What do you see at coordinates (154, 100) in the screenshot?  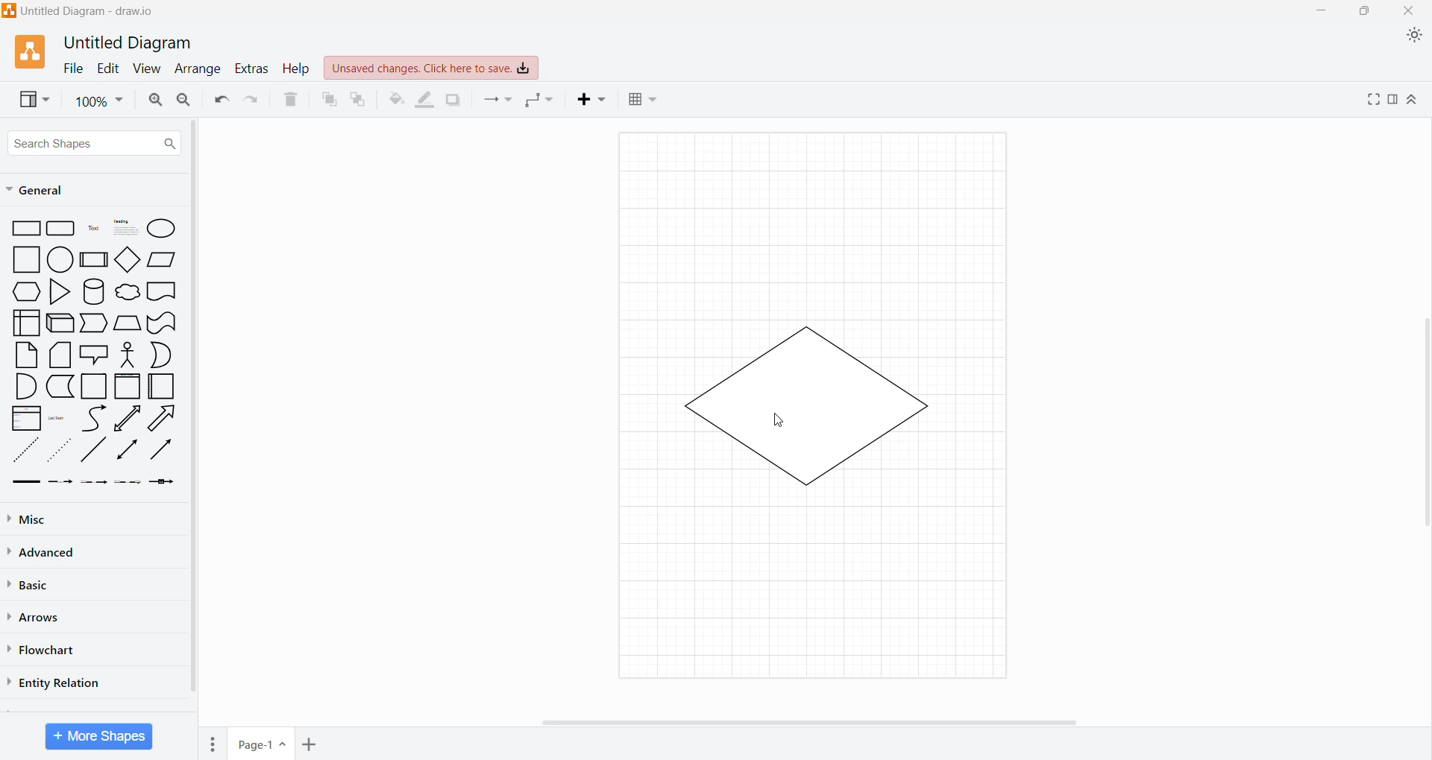 I see `Zoom In` at bounding box center [154, 100].